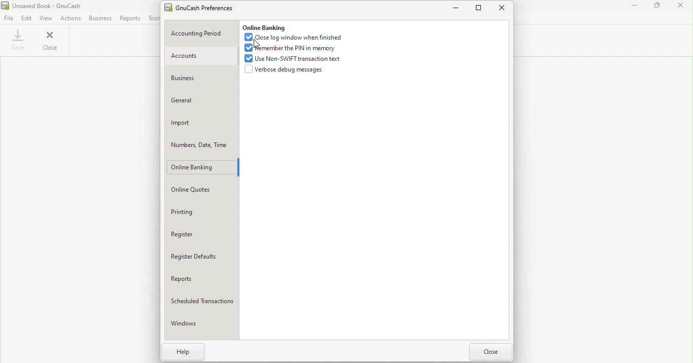  Describe the element at coordinates (129, 18) in the screenshot. I see `Reports` at that location.